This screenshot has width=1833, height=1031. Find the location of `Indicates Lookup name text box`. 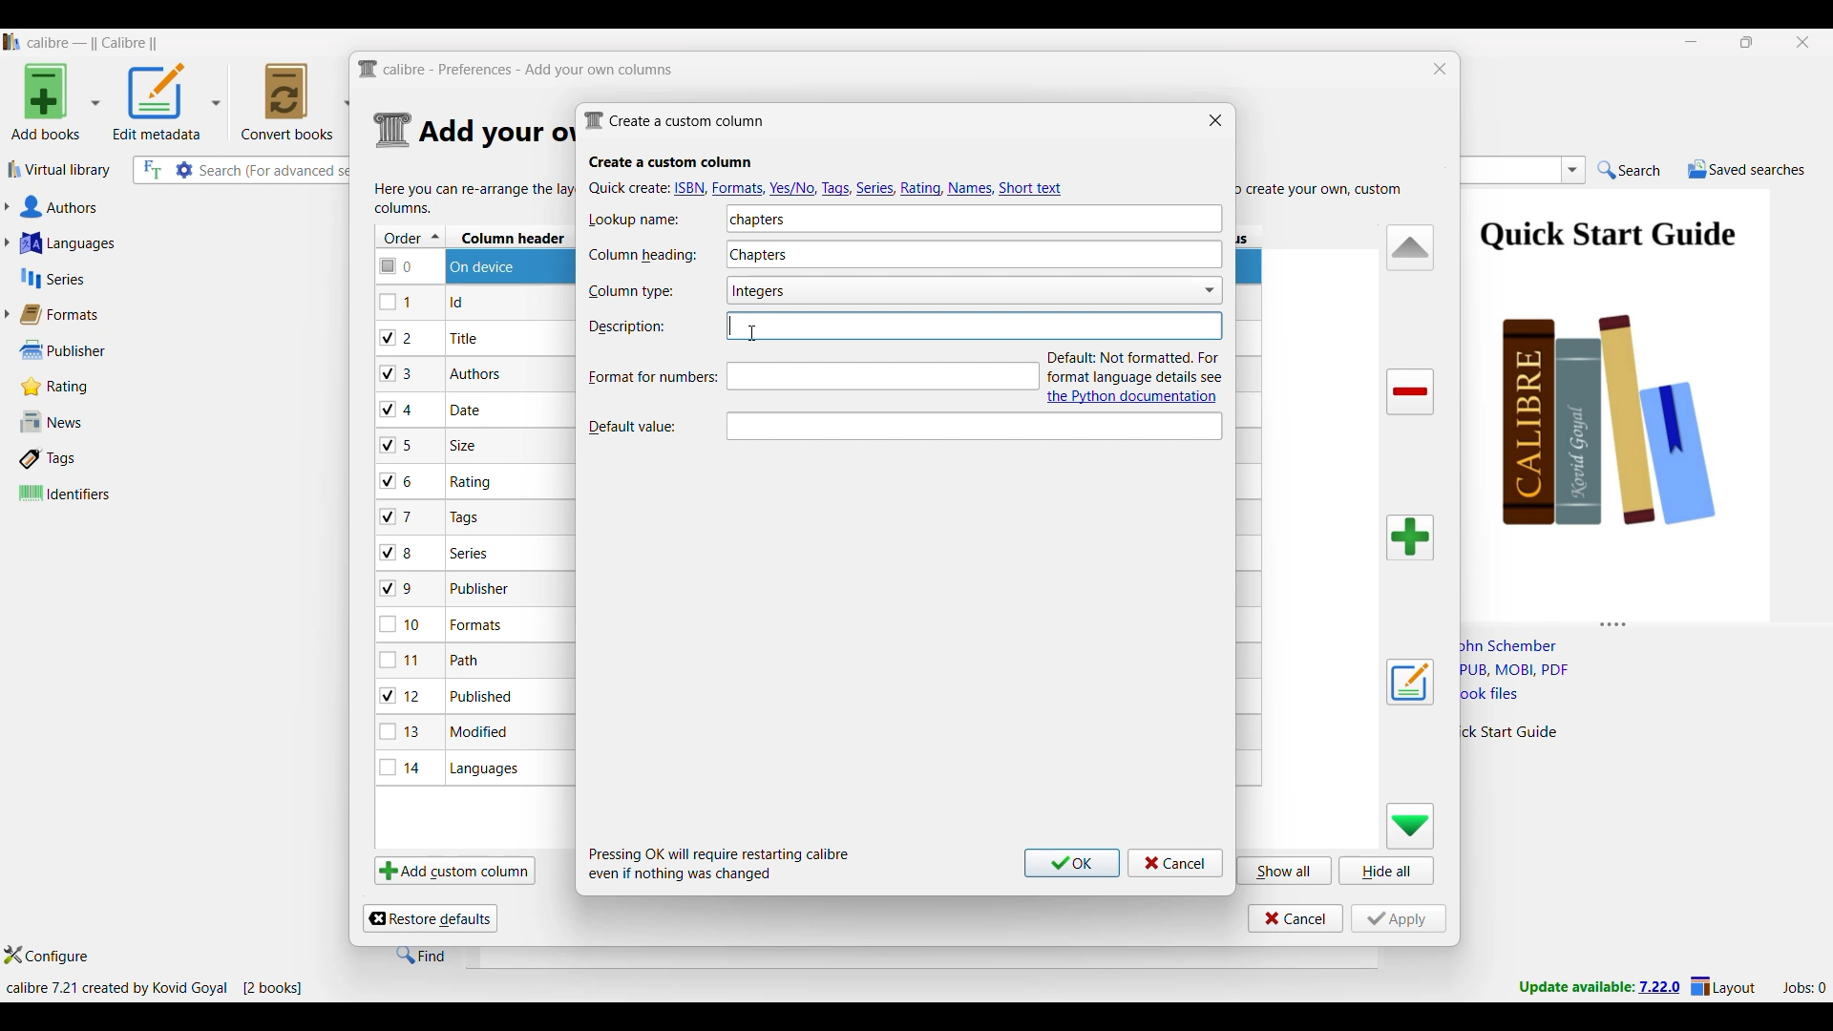

Indicates Lookup name text box is located at coordinates (641, 220).